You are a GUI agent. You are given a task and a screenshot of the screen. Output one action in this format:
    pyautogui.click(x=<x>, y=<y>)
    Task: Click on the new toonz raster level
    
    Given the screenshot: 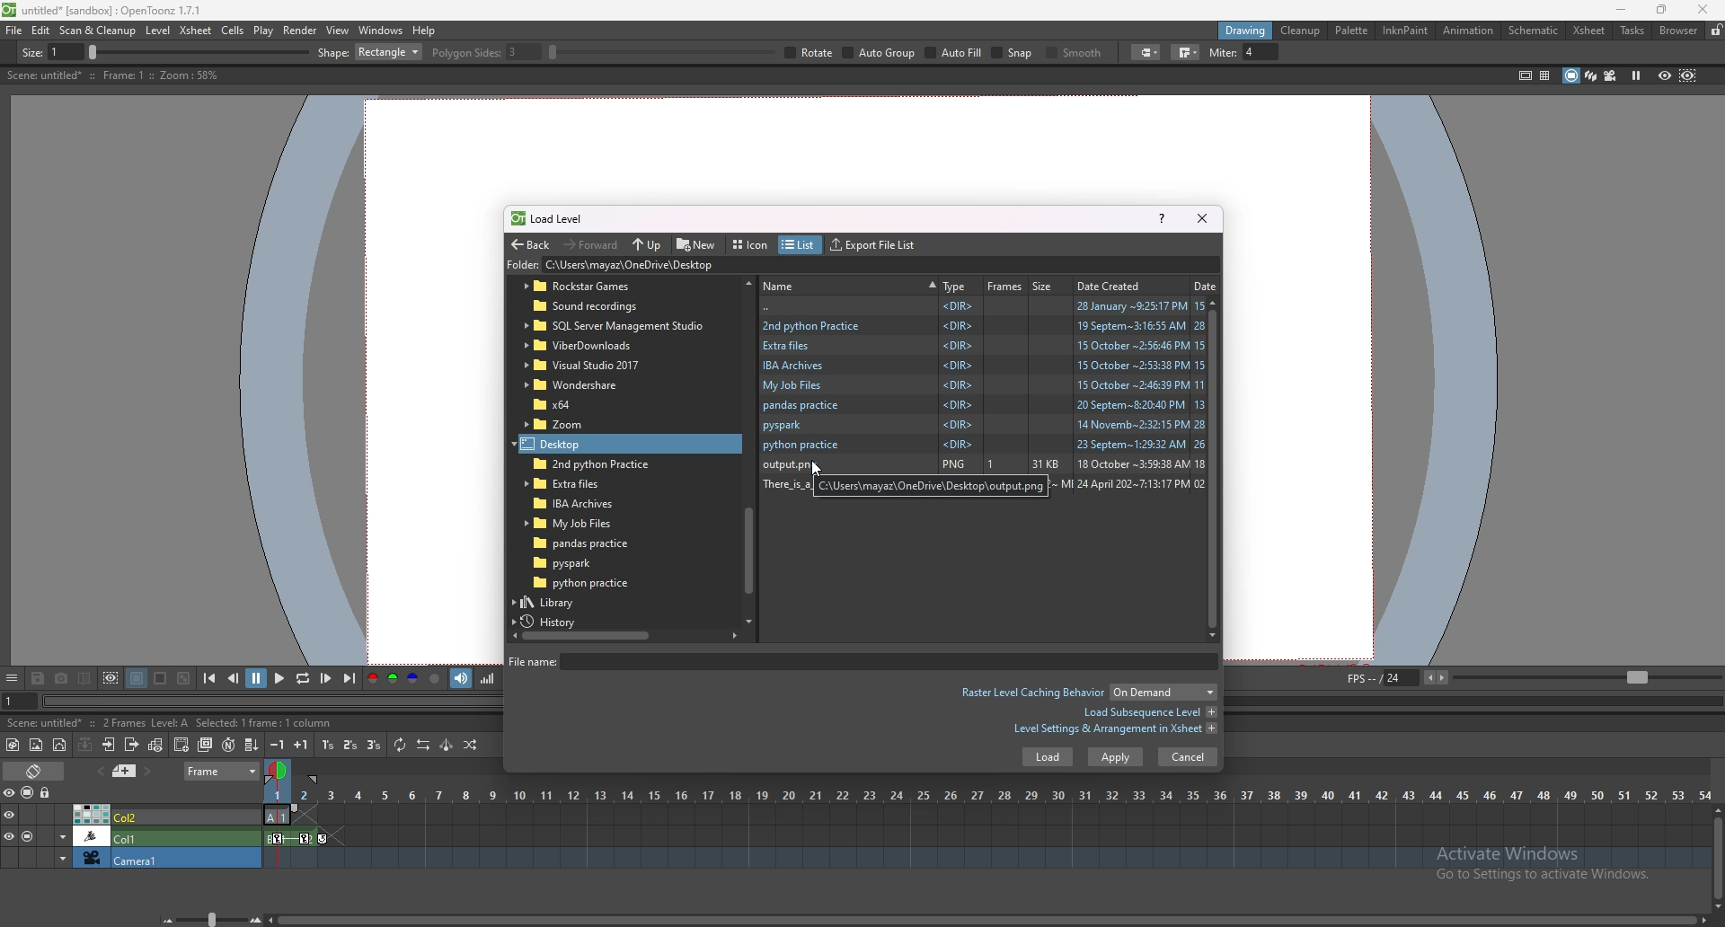 What is the action you would take?
    pyautogui.click(x=13, y=745)
    